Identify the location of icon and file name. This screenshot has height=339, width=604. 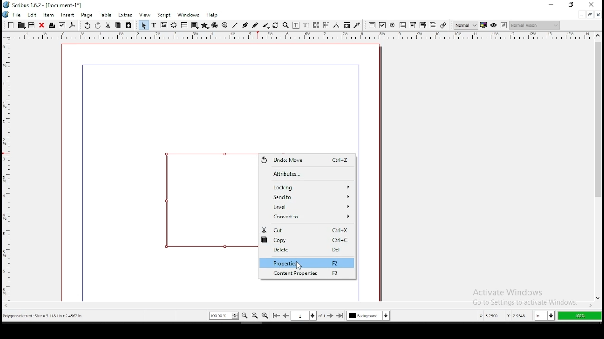
(43, 5).